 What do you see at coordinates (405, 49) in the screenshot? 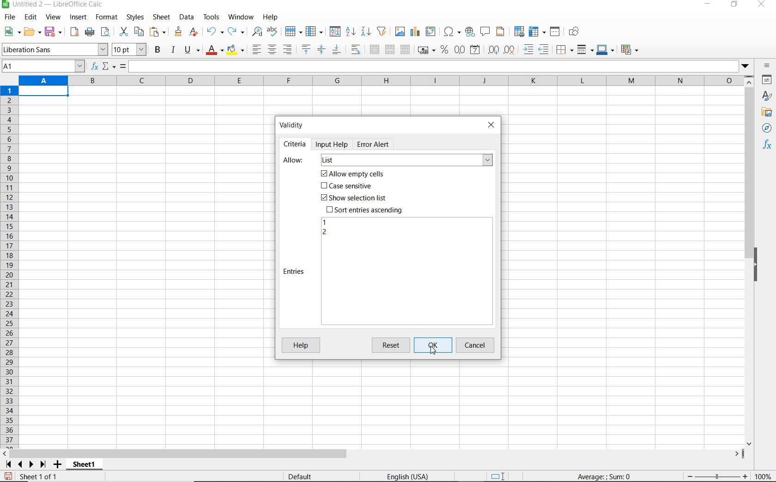
I see `unmerge cells` at bounding box center [405, 49].